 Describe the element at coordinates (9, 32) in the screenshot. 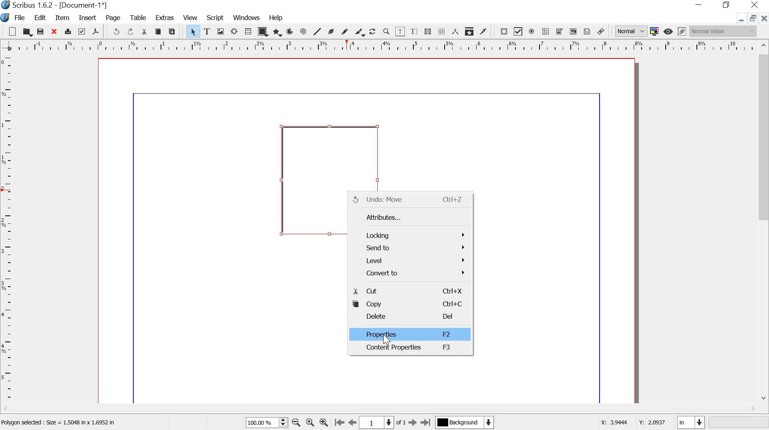

I see `new` at that location.